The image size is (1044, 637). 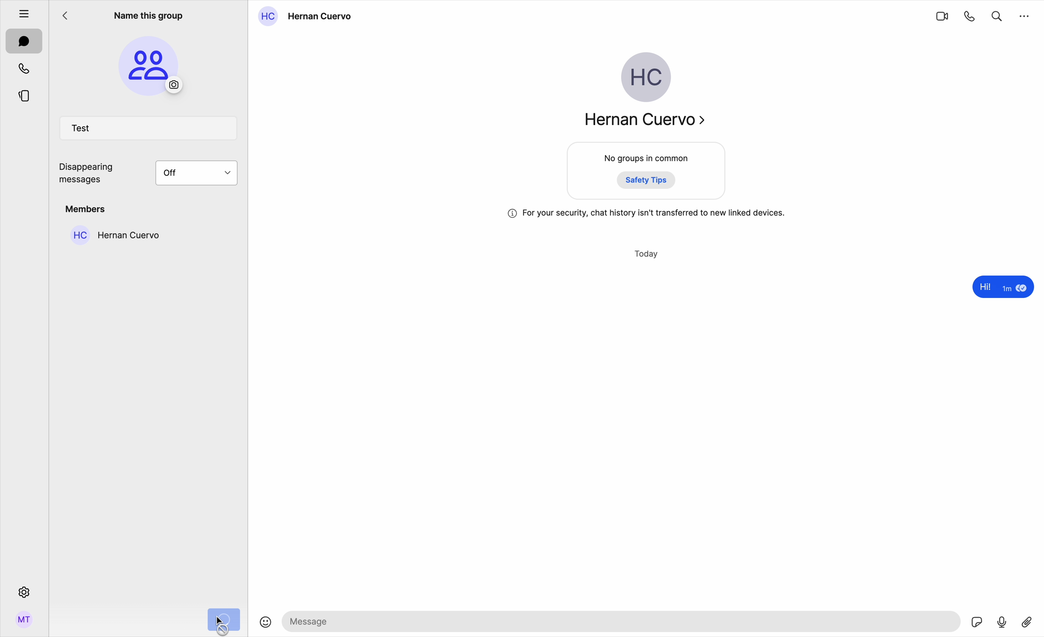 I want to click on Hernan Cuervo contact, so click(x=308, y=17).